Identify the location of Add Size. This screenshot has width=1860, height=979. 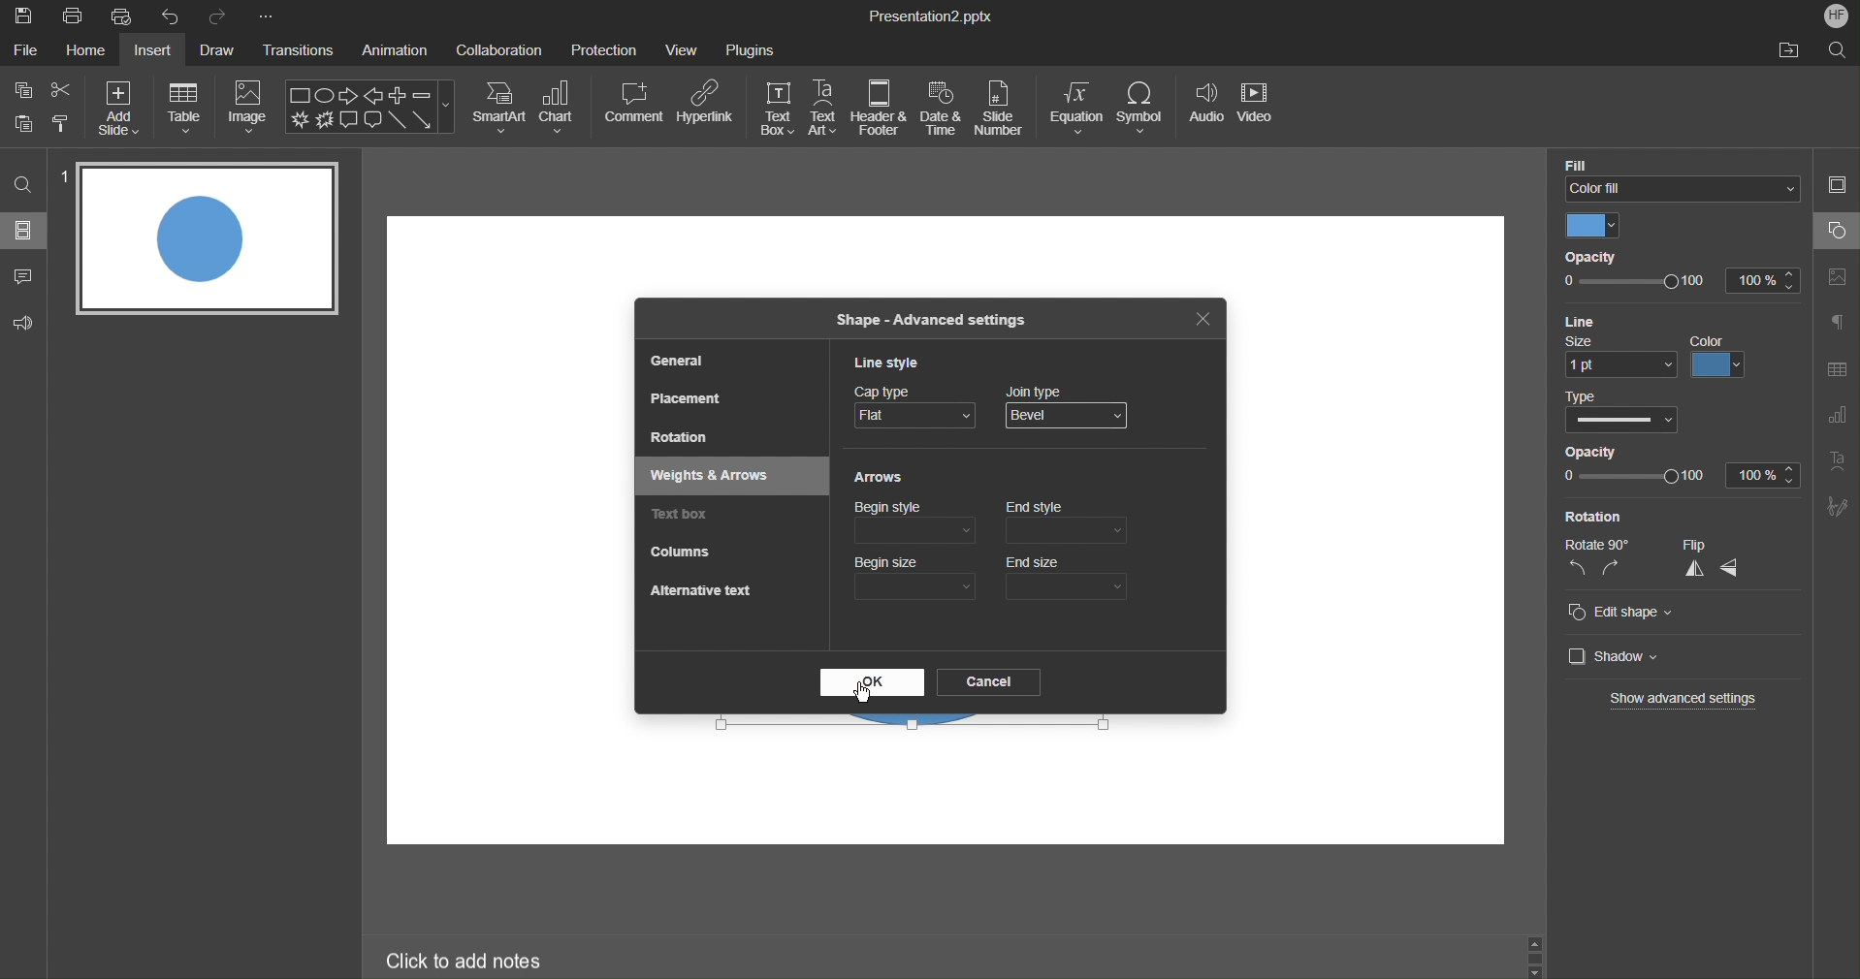
(118, 107).